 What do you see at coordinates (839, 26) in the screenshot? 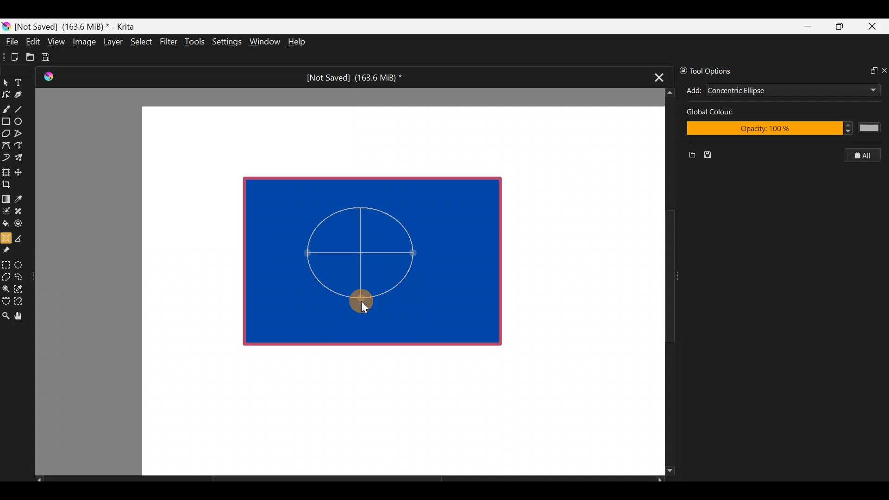
I see `Maximize` at bounding box center [839, 26].